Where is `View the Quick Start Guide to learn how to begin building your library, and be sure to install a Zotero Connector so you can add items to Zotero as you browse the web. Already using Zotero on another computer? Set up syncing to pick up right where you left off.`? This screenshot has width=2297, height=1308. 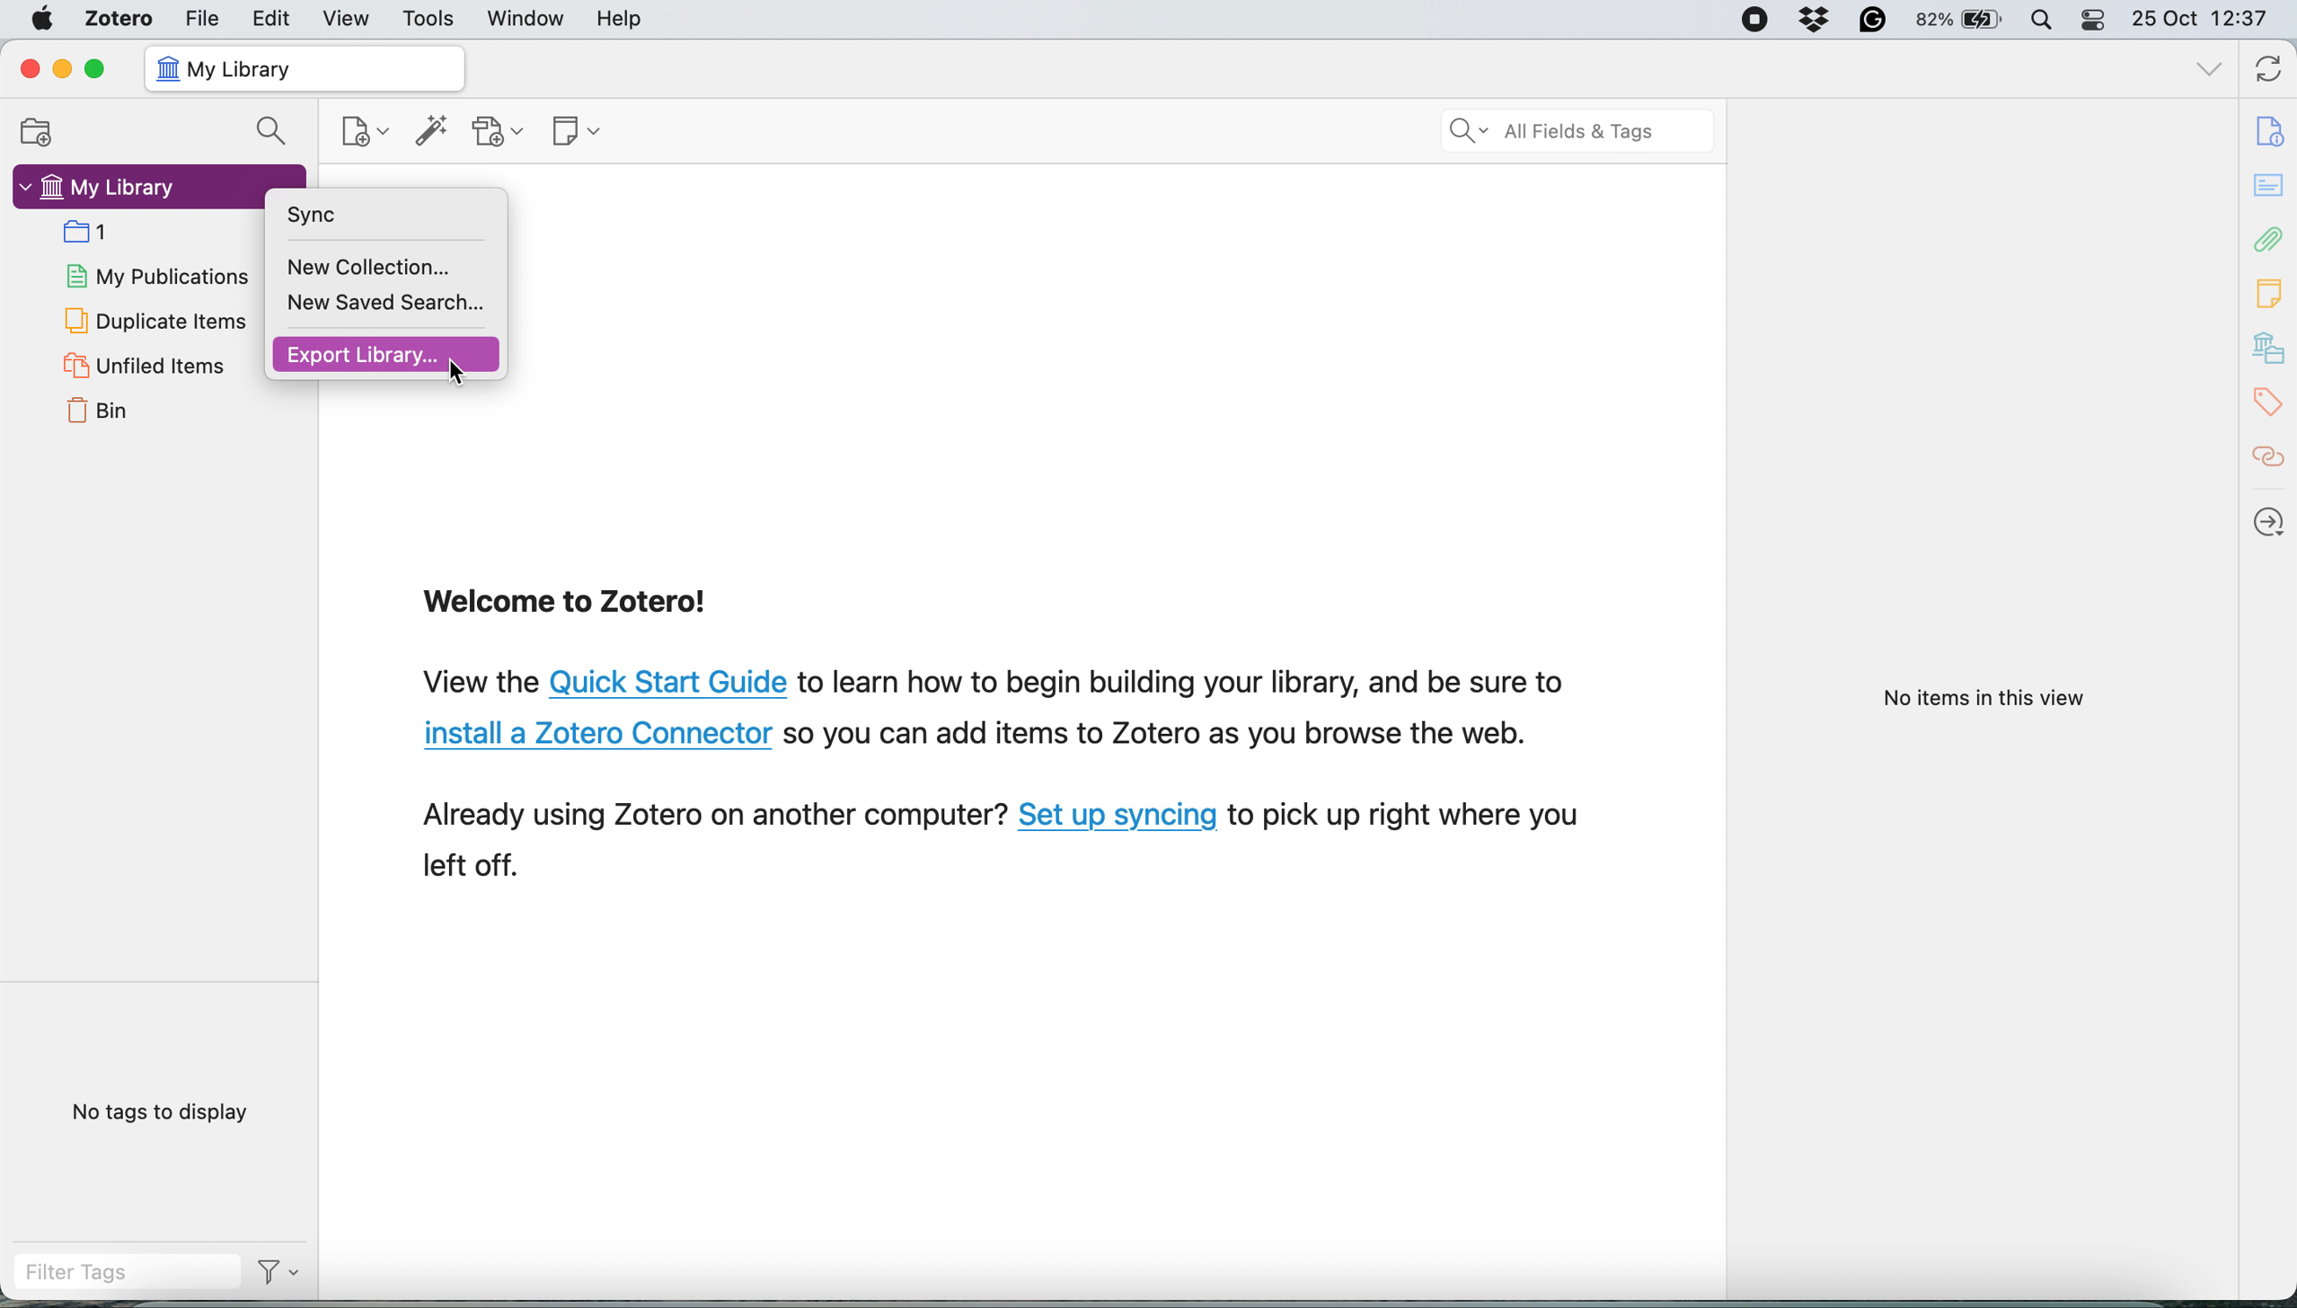
View the Quick Start Guide to learn how to begin building your library, and be sure to install a Zotero Connector so you can add items to Zotero as you browse the web. Already using Zotero on another computer? Set up syncing to pick up right where you left off. is located at coordinates (1012, 775).